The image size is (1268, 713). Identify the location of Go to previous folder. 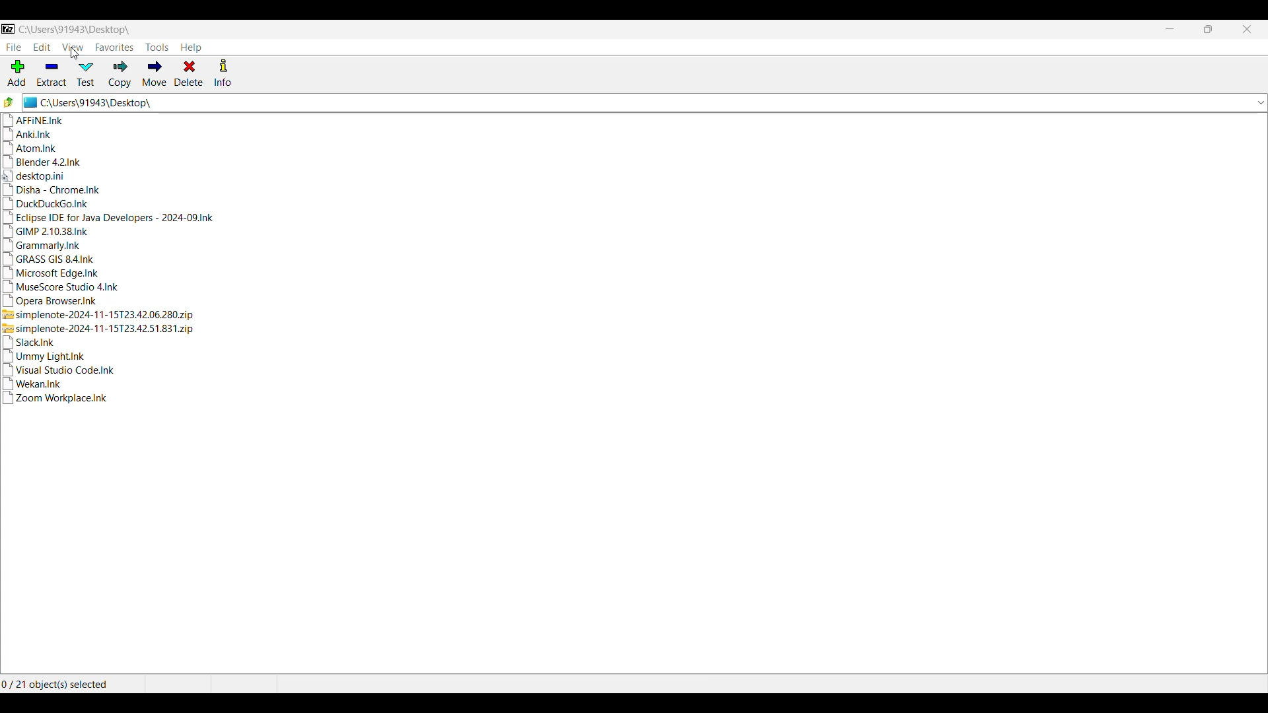
(9, 102).